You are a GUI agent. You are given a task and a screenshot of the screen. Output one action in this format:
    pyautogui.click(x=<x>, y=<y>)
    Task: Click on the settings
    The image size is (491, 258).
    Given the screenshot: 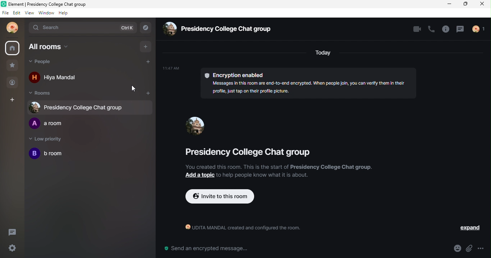 What is the action you would take?
    pyautogui.click(x=11, y=248)
    